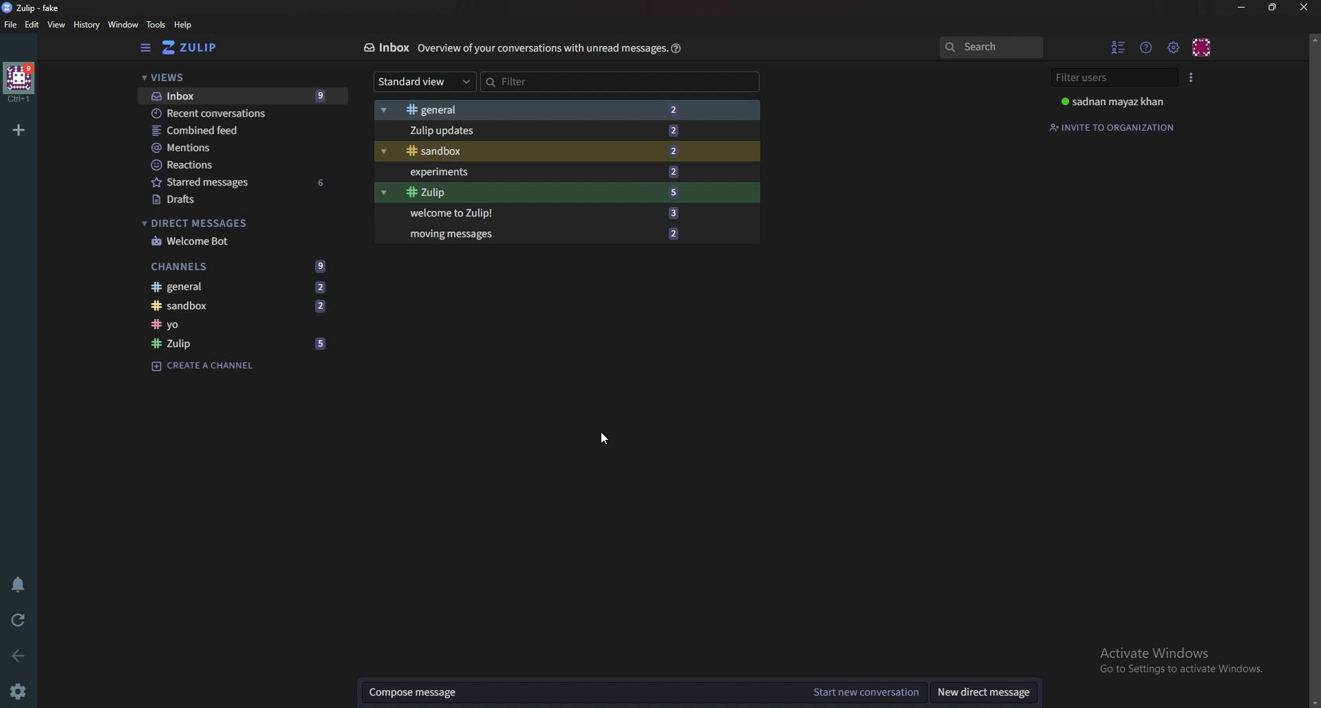 This screenshot has width=1321, height=708. Describe the element at coordinates (157, 25) in the screenshot. I see `Tools` at that location.